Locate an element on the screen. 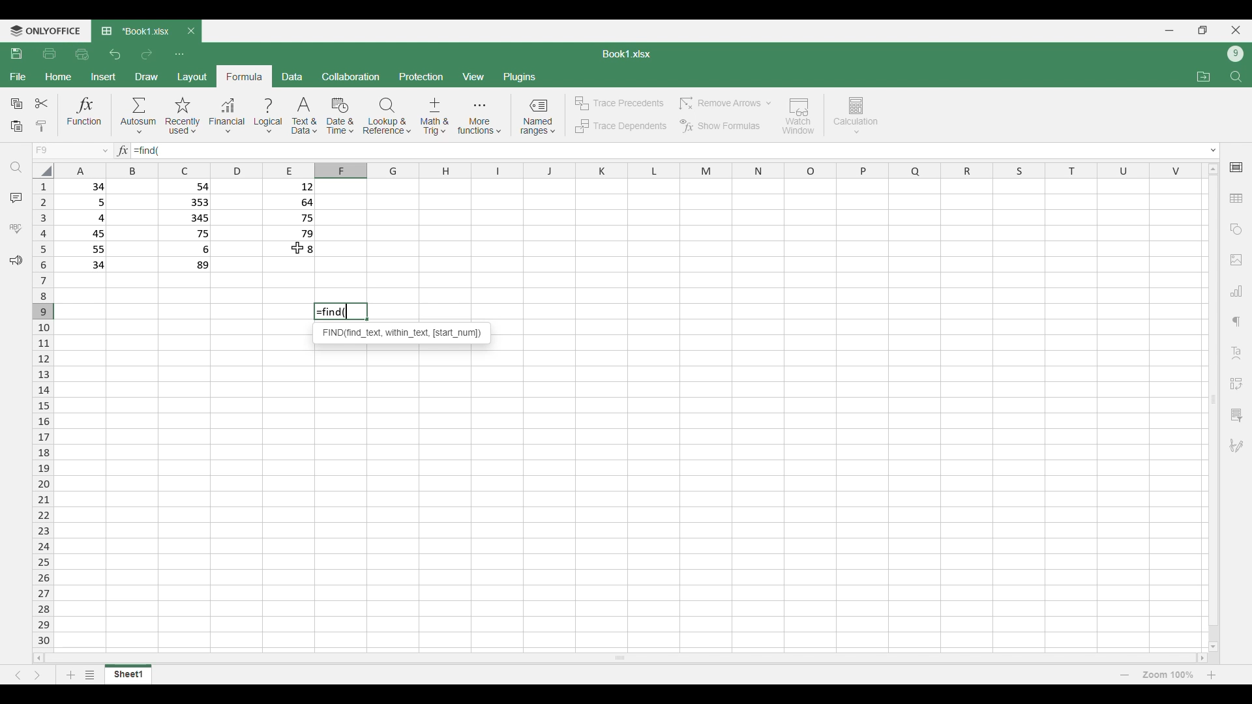 The image size is (1252, 704). Find is located at coordinates (1236, 76).